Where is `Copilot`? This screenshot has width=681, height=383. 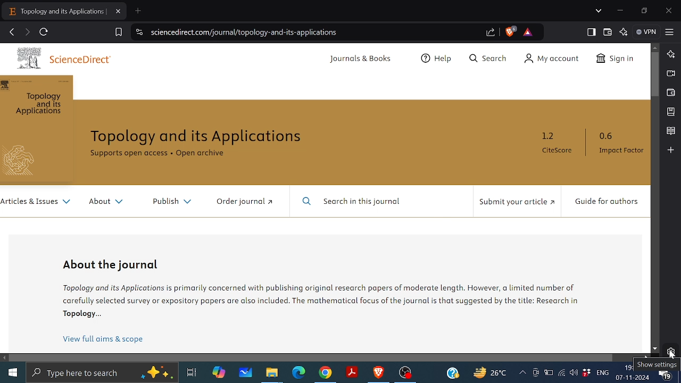 Copilot is located at coordinates (218, 372).